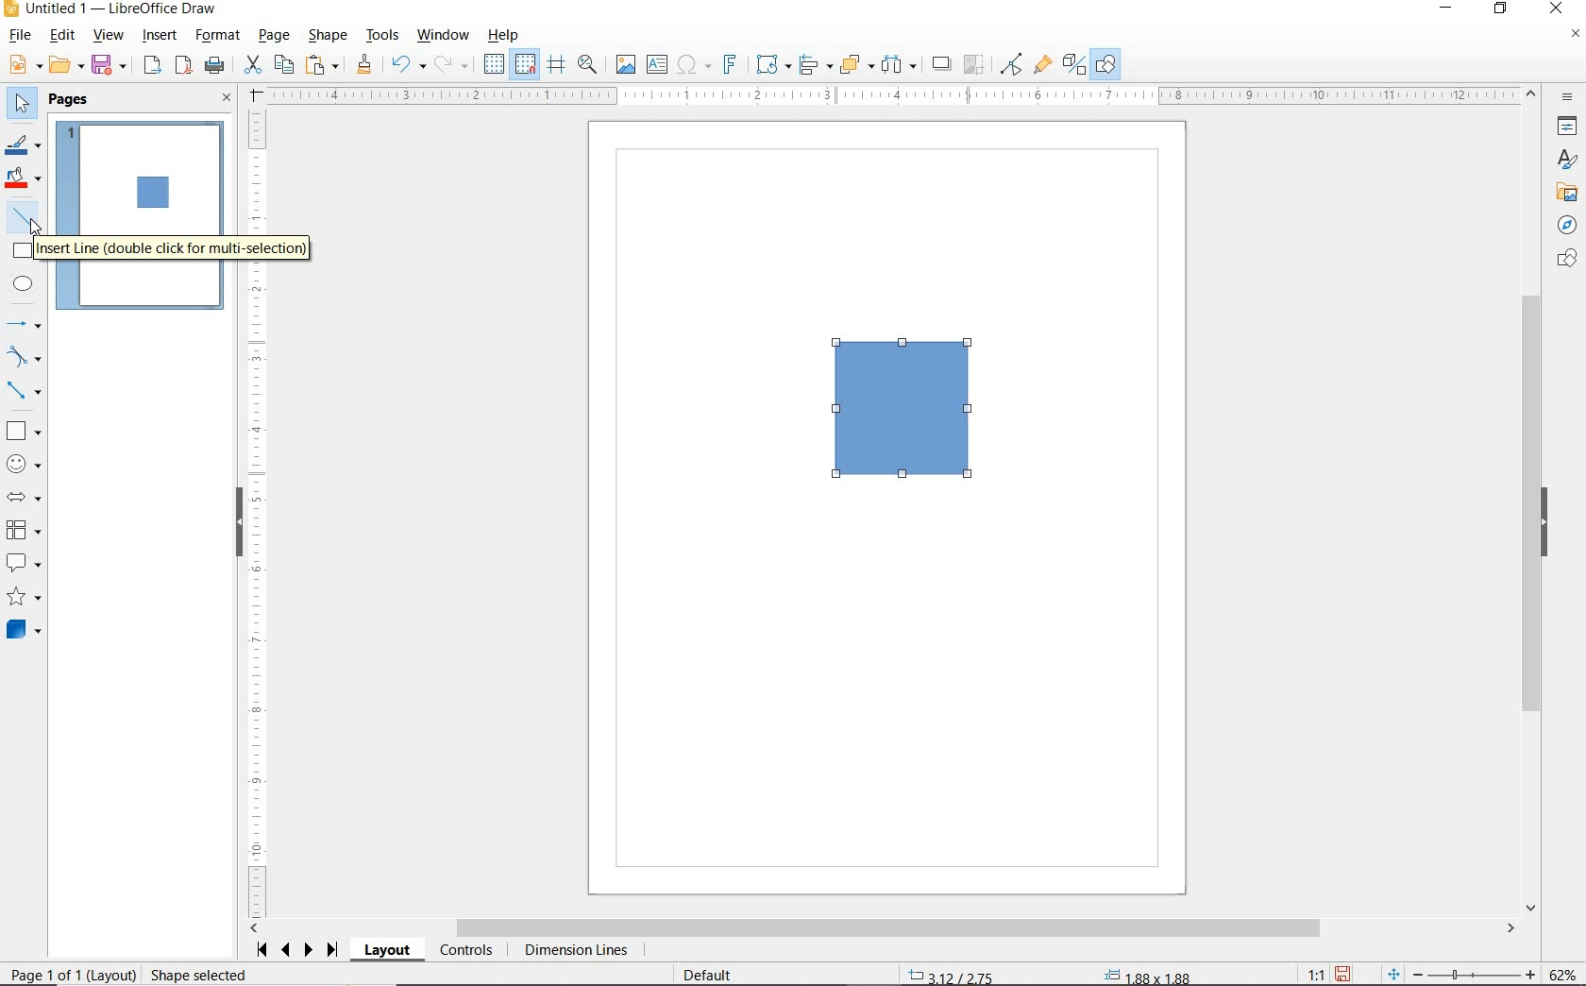 The height and width of the screenshot is (986, 1586). What do you see at coordinates (25, 283) in the screenshot?
I see `ELLIPSE` at bounding box center [25, 283].